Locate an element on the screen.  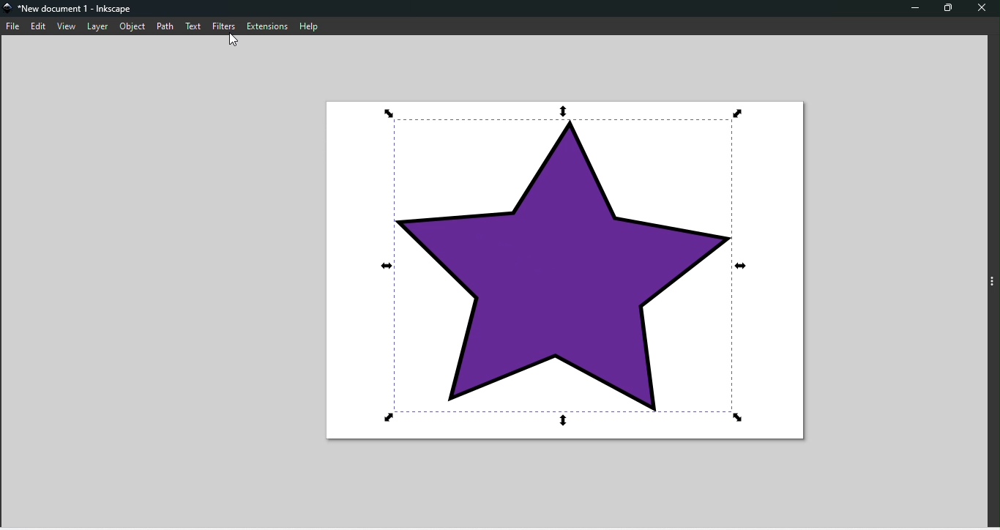
cursor is located at coordinates (234, 38).